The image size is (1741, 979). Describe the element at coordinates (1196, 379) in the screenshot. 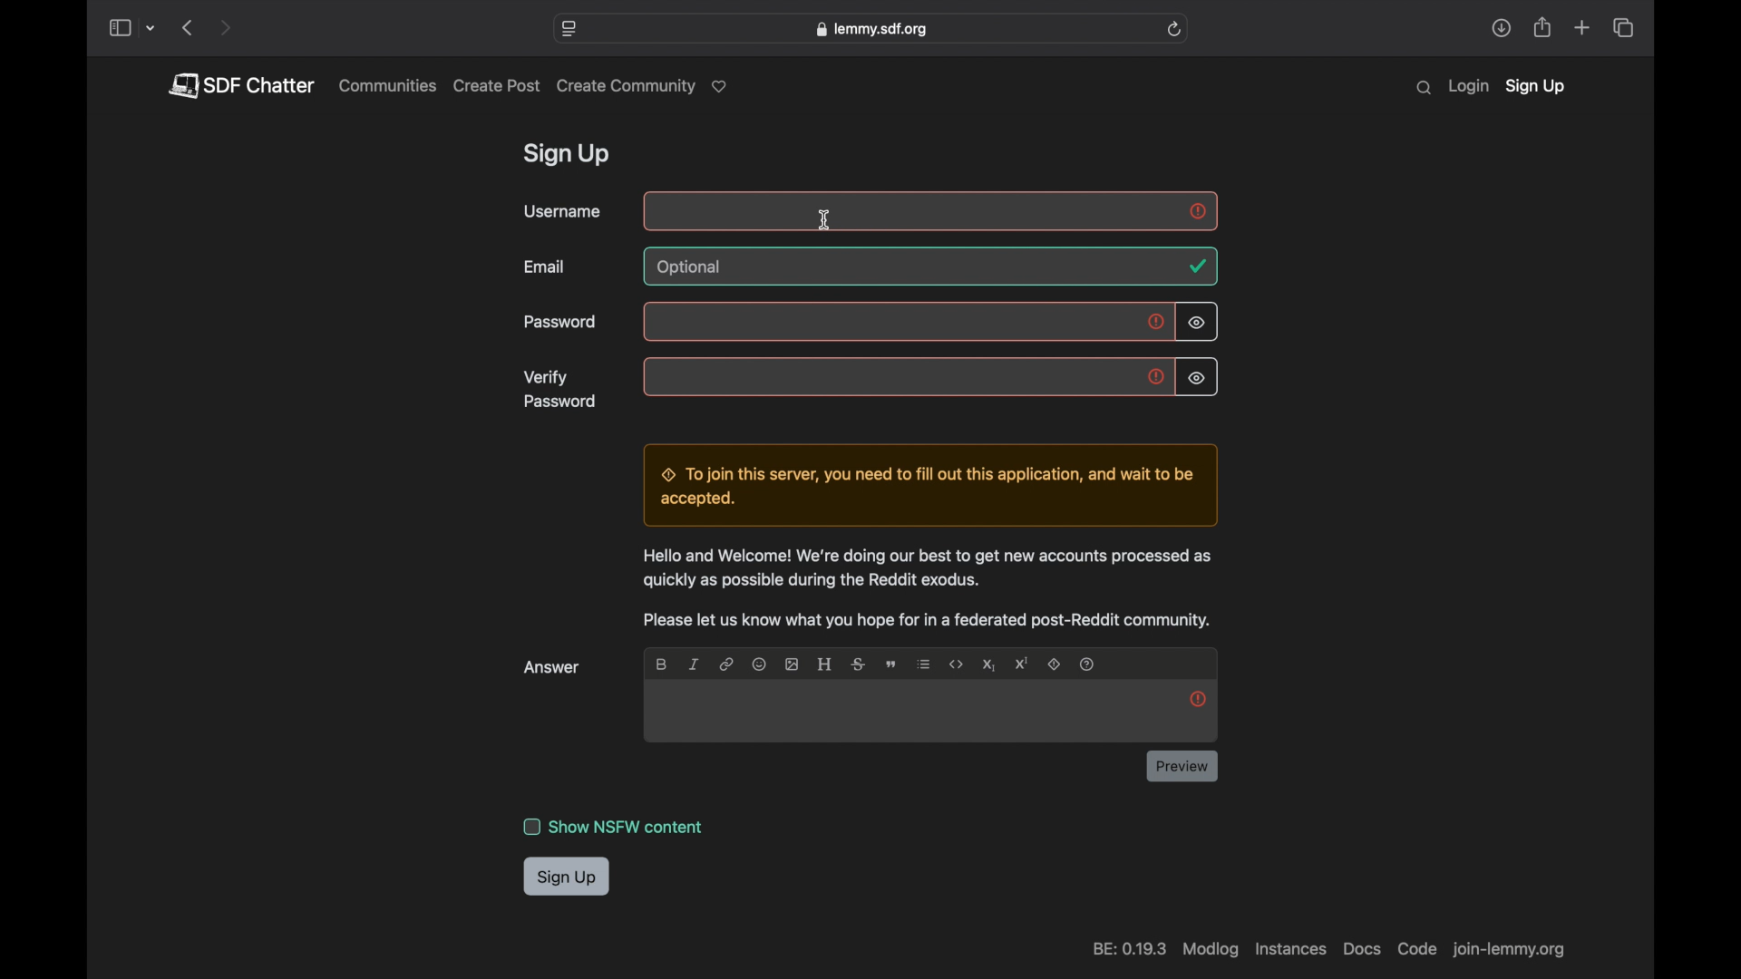

I see `visibility ` at that location.